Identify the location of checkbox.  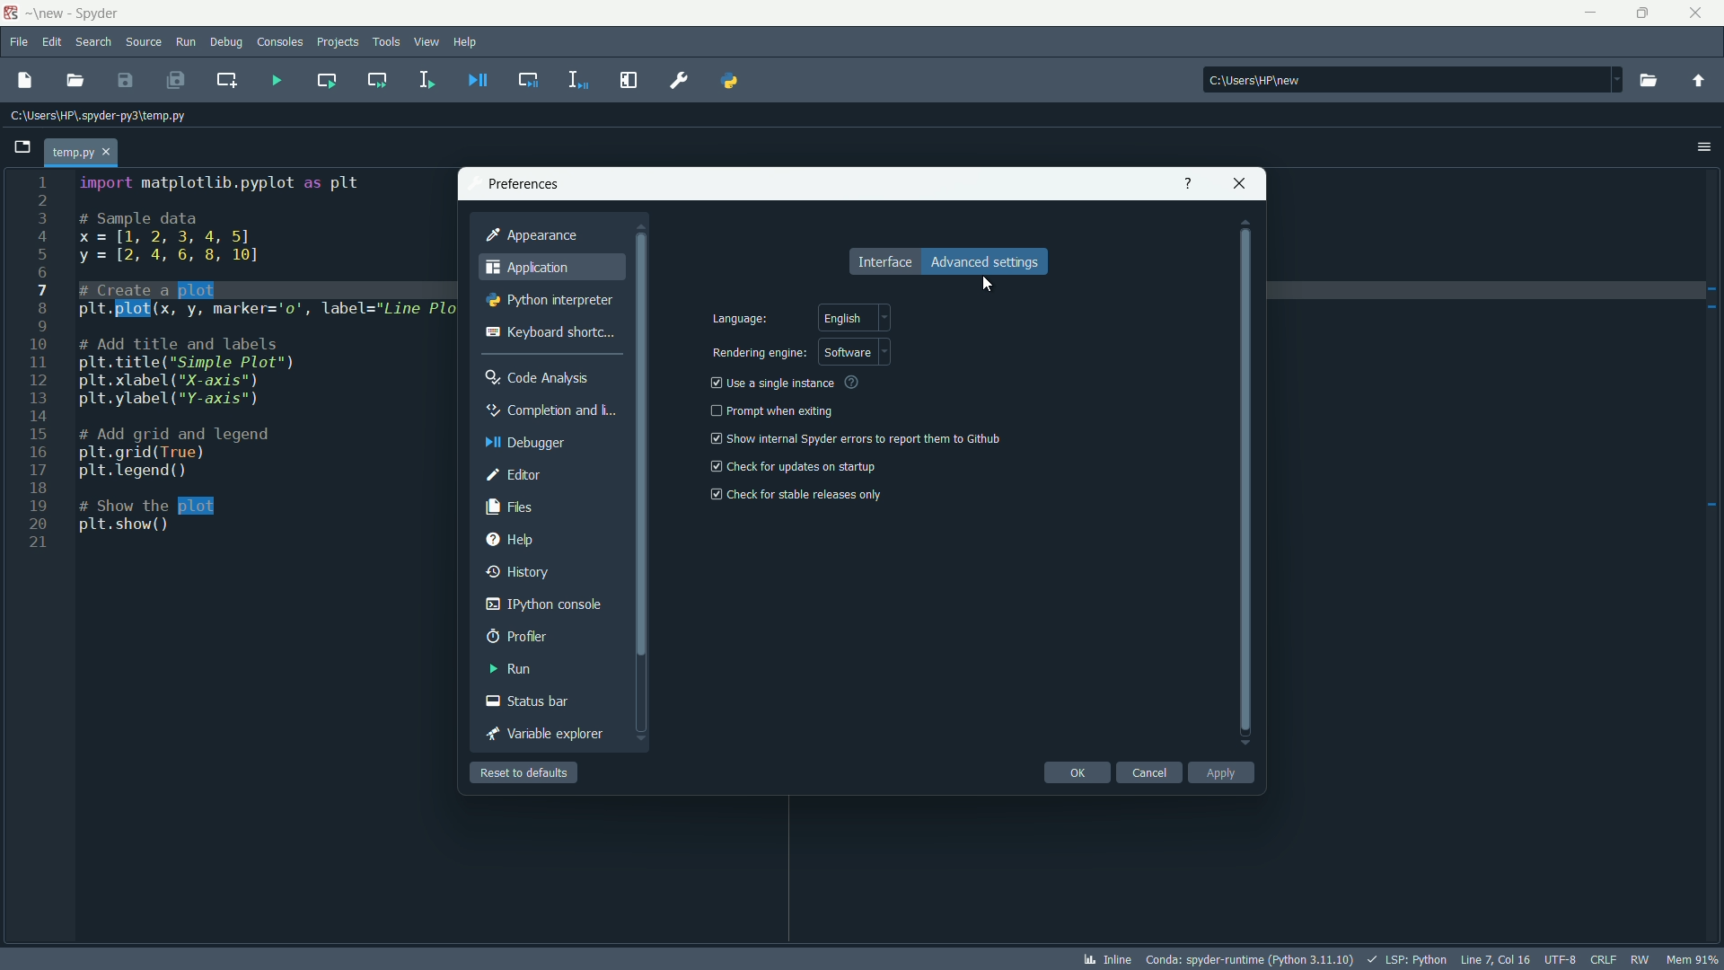
(714, 493).